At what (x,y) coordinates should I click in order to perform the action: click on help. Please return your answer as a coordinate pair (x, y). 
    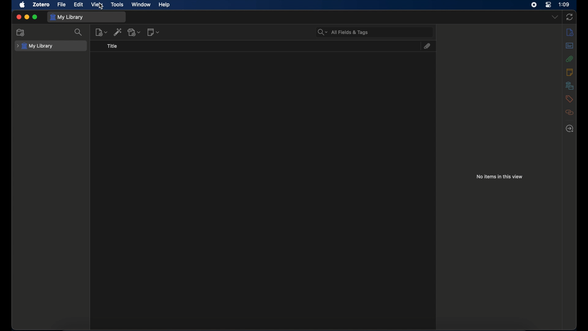
    Looking at the image, I should click on (164, 5).